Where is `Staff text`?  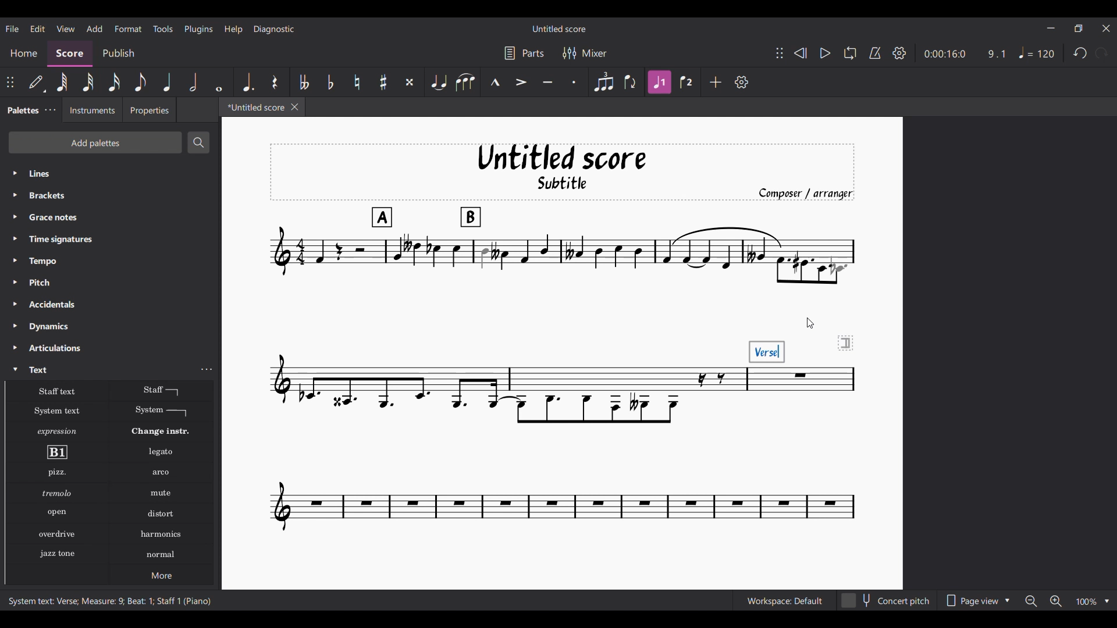
Staff text is located at coordinates (58, 390).